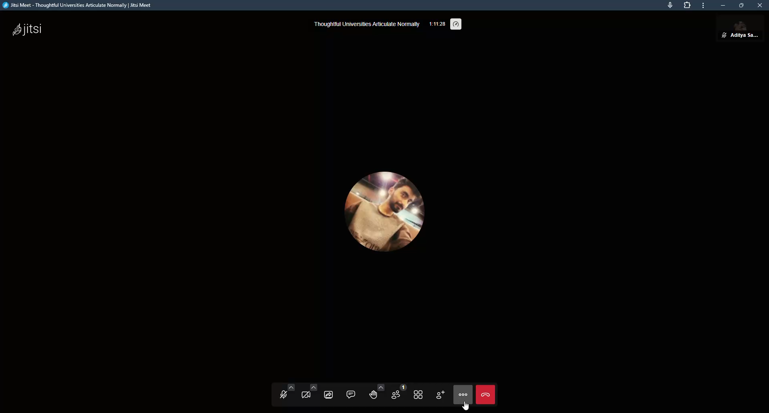  What do you see at coordinates (723, 5) in the screenshot?
I see `minimize` at bounding box center [723, 5].